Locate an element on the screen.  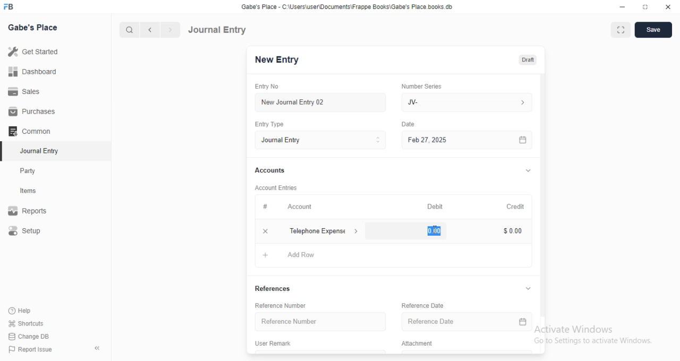
Date is located at coordinates (410, 123).